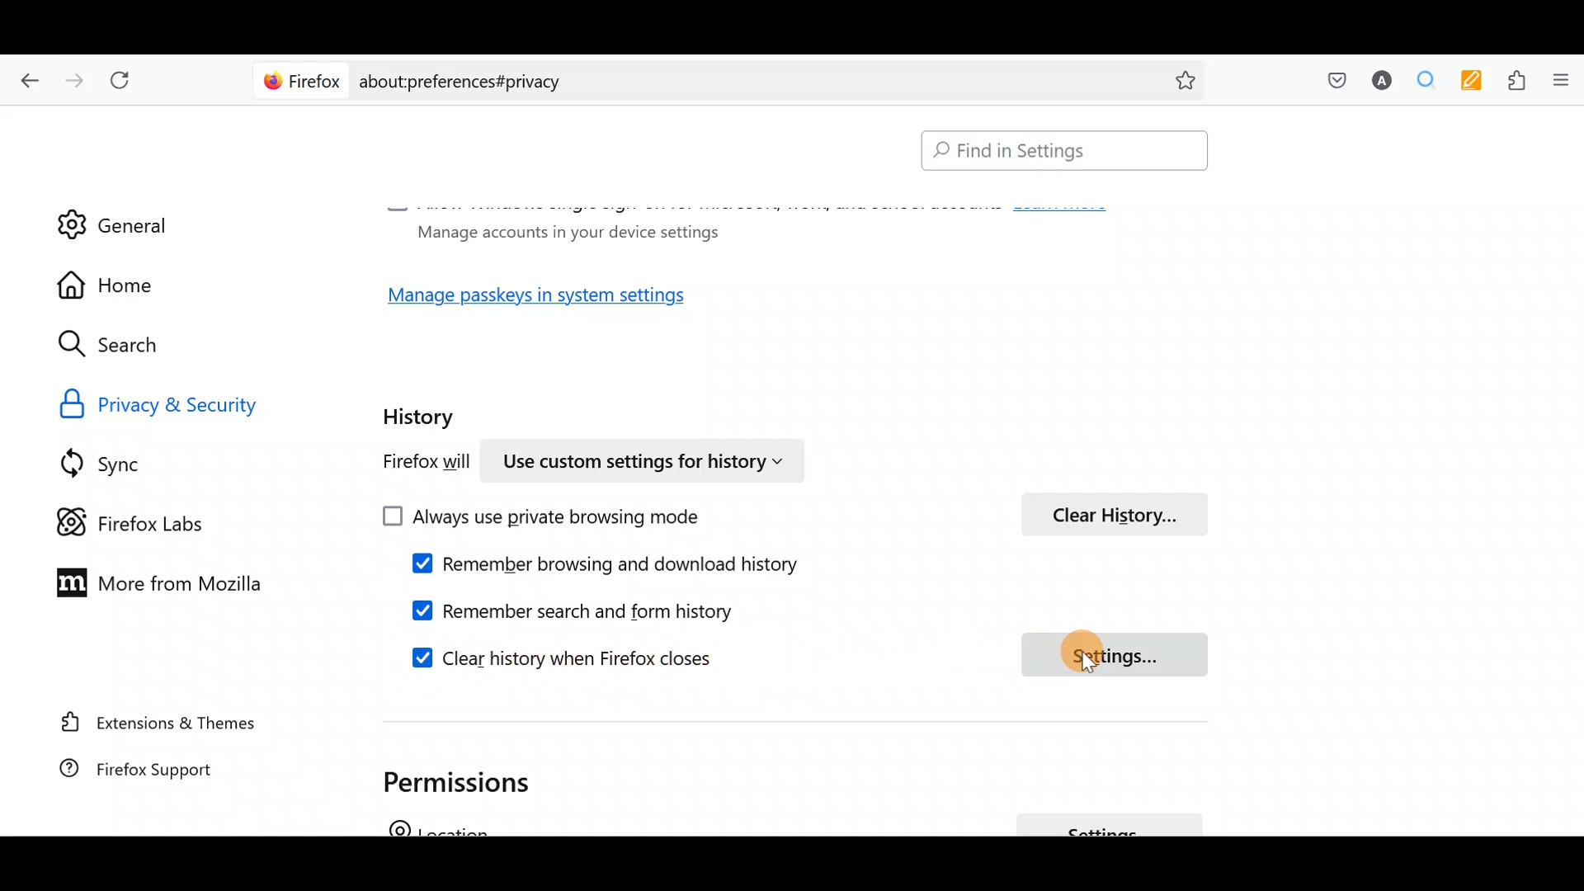  What do you see at coordinates (125, 81) in the screenshot?
I see `Reload current page` at bounding box center [125, 81].